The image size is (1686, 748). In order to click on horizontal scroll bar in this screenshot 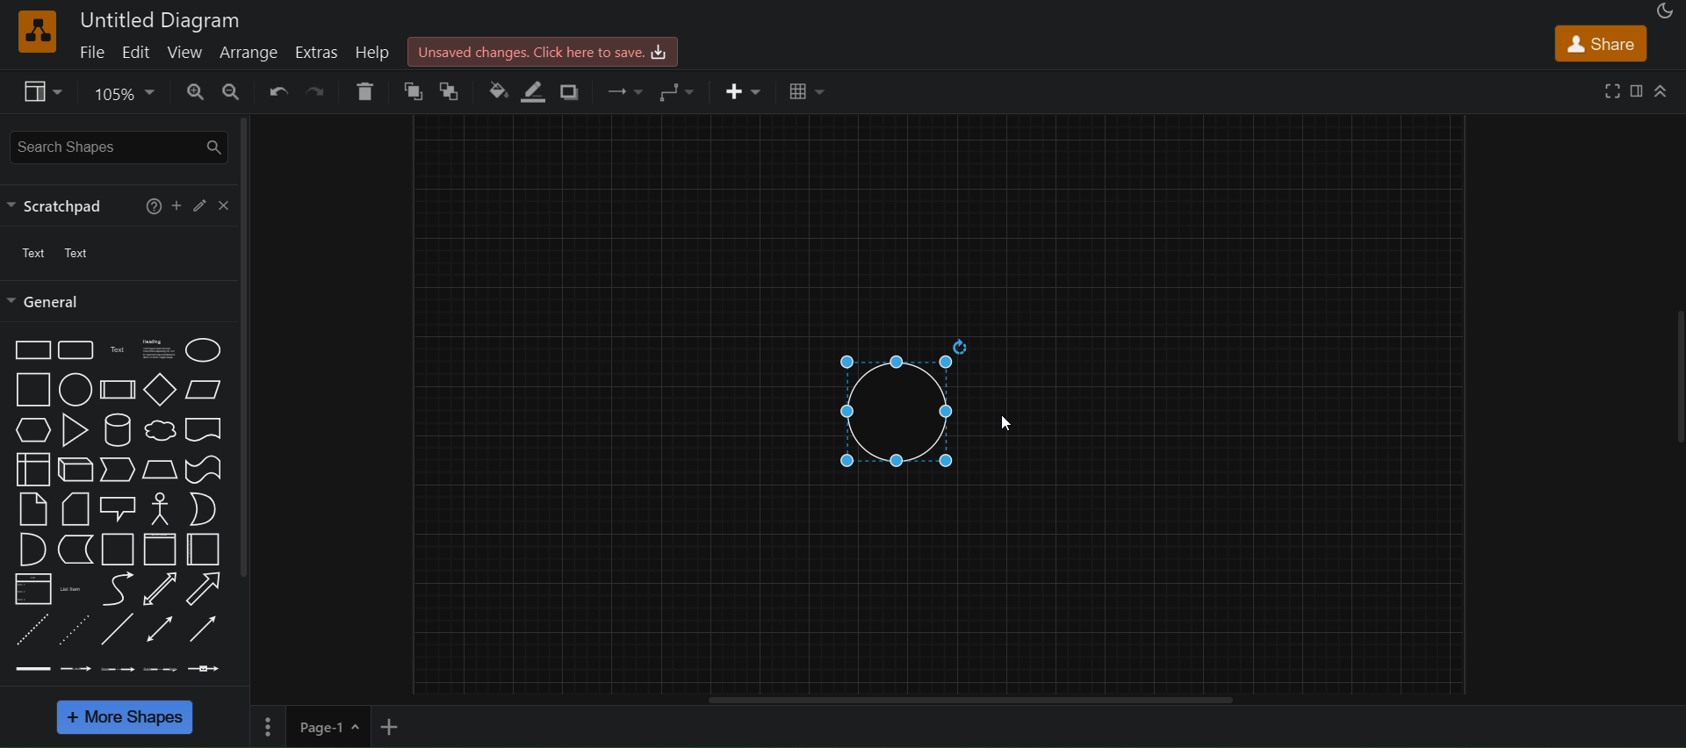, I will do `click(969, 700)`.